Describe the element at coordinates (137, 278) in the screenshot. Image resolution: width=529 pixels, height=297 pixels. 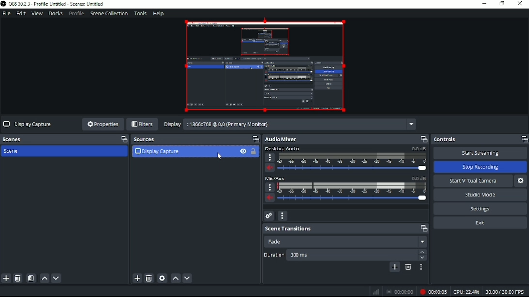
I see `Add source` at that location.